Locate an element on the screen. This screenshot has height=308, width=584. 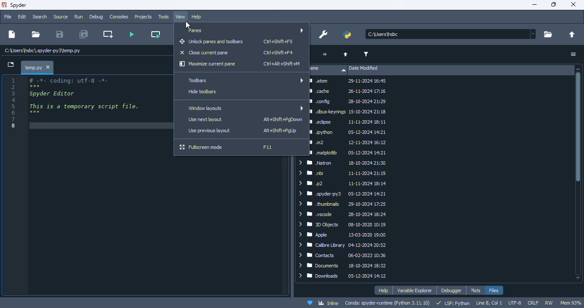
help is located at coordinates (196, 17).